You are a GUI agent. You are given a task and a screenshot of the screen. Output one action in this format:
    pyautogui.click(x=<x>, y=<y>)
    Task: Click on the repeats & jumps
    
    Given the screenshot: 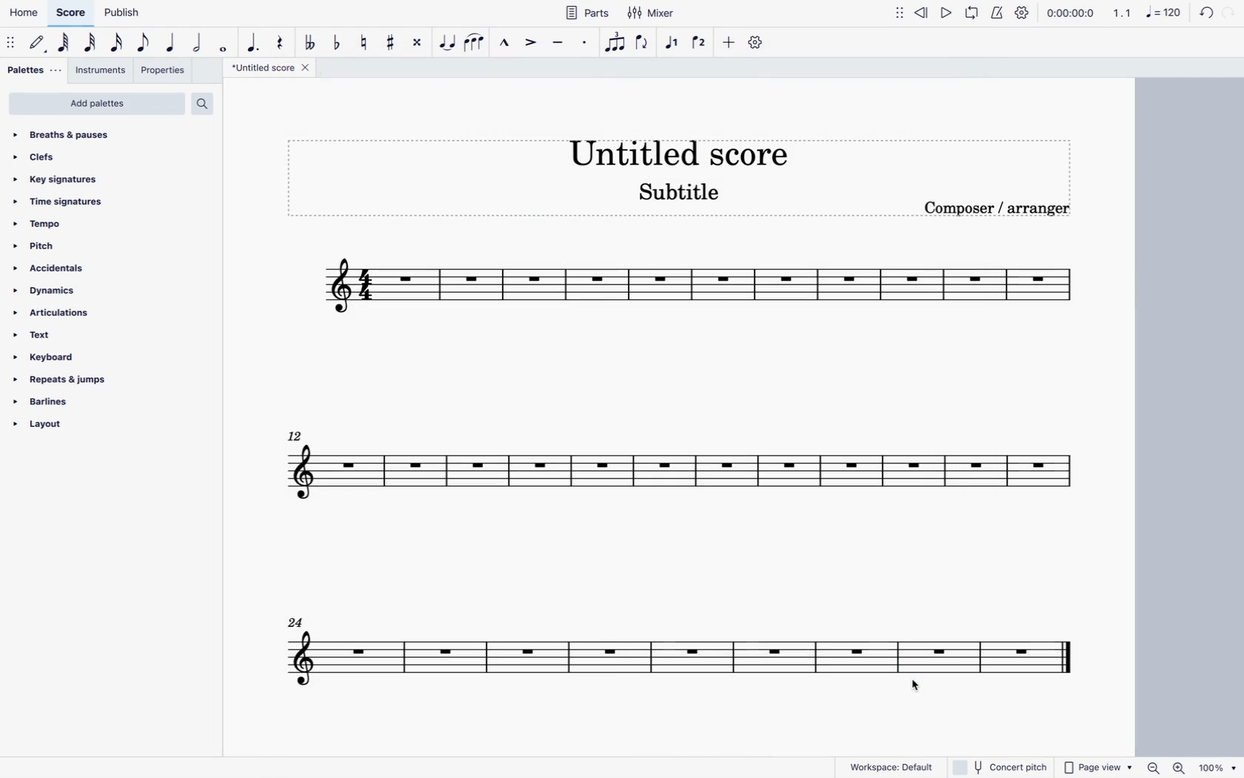 What is the action you would take?
    pyautogui.click(x=66, y=379)
    